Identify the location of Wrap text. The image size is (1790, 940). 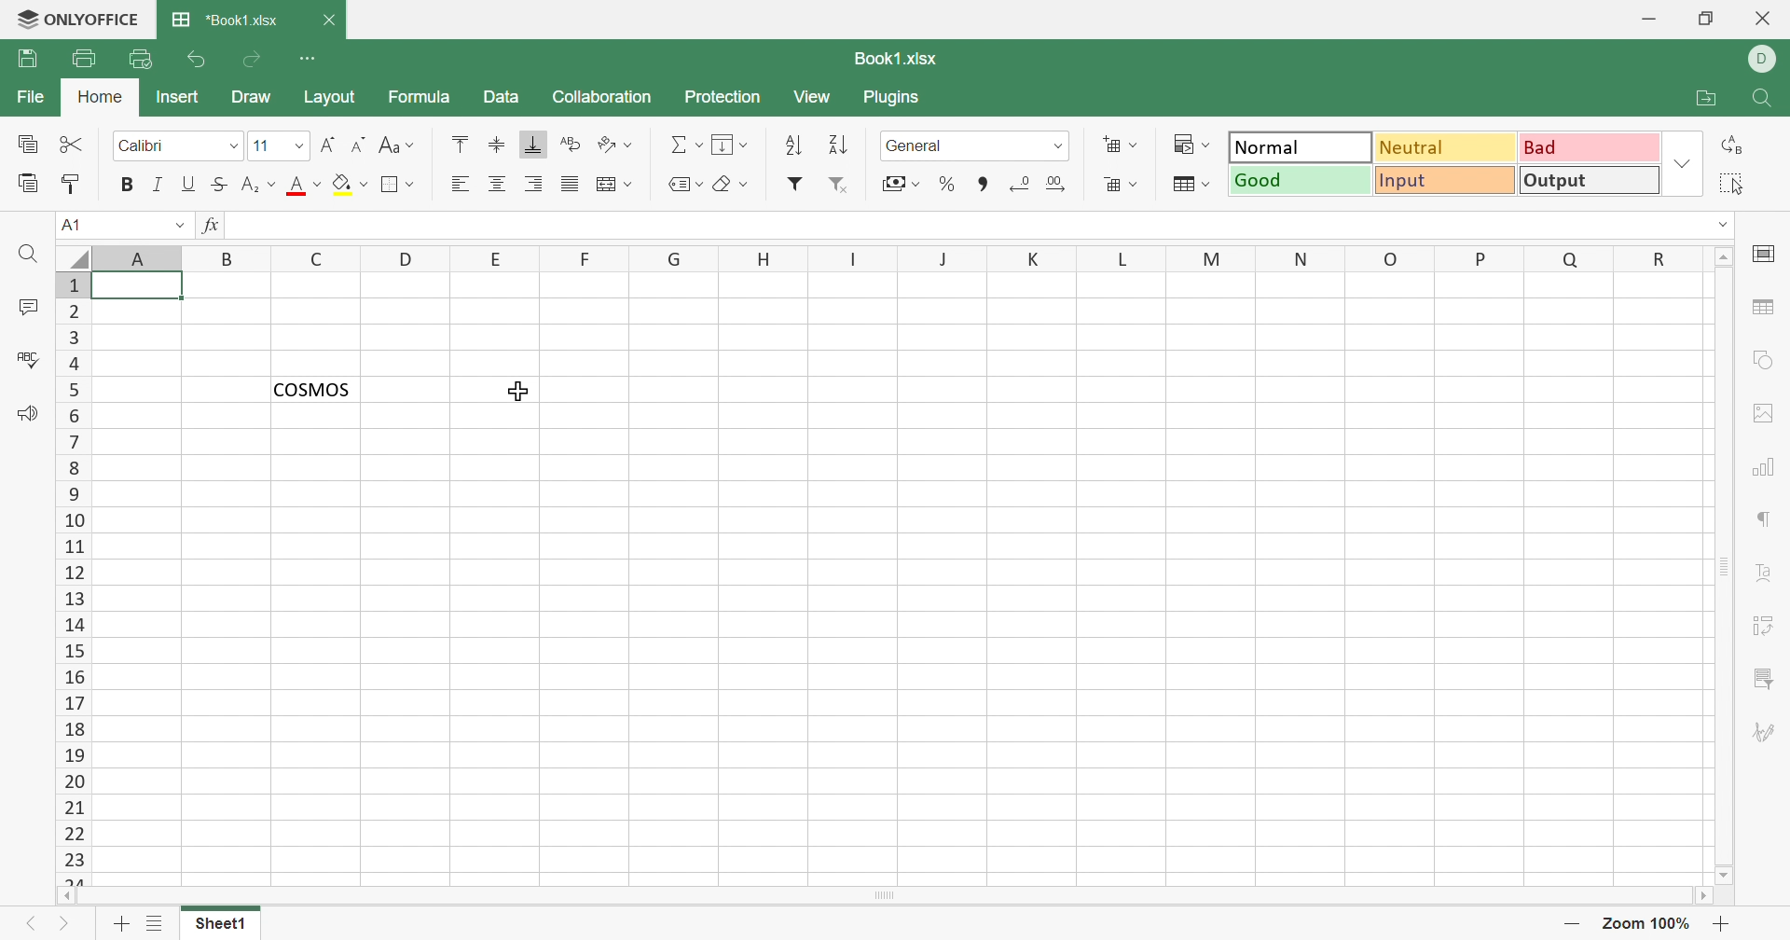
(570, 143).